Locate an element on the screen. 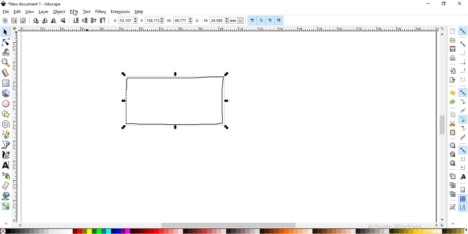 This screenshot has width=468, height=234. new document 1 -Inkscape is located at coordinates (32, 4).